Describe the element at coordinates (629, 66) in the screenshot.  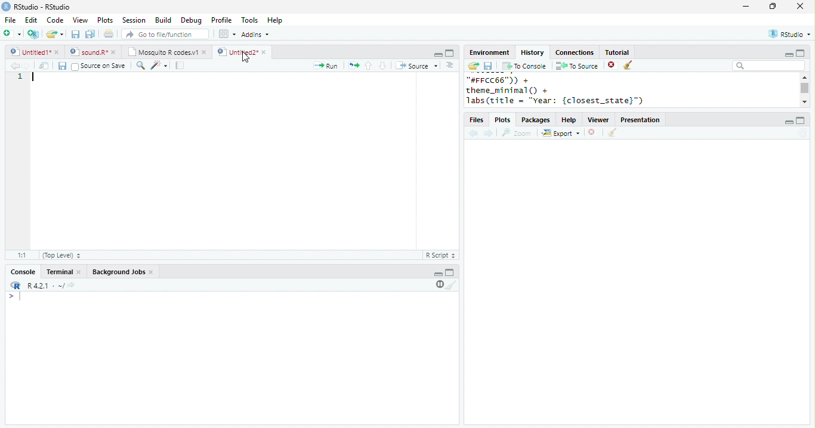
I see `clear` at that location.